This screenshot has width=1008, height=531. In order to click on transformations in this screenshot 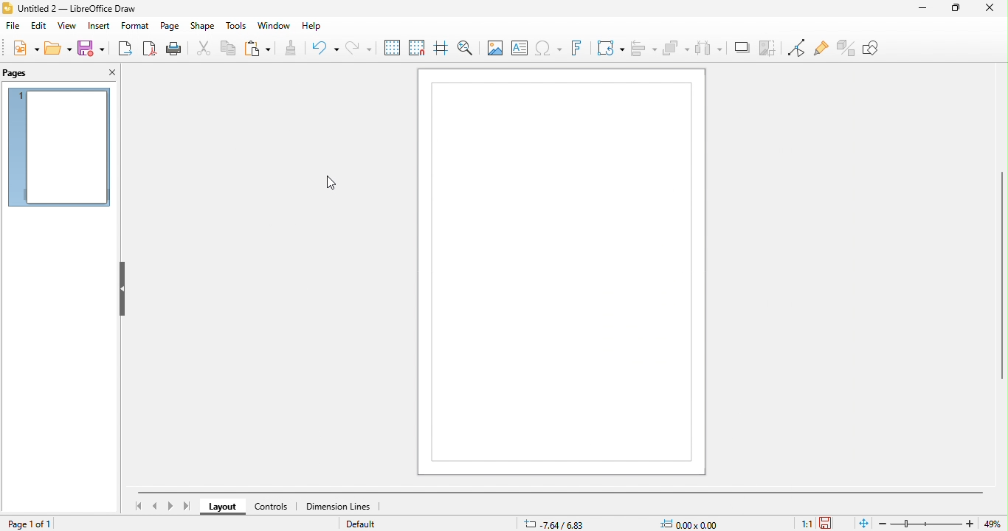, I will do `click(610, 48)`.